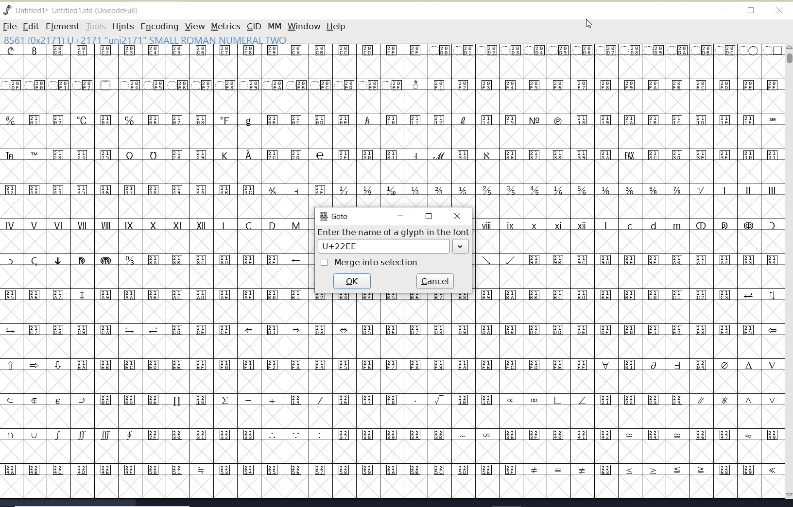 Image resolution: width=793 pixels, height=507 pixels. I want to click on 8561 (0X2171) U+2171 "UNI171" SMALL ROMAN NUMERAL TWO, so click(146, 39).